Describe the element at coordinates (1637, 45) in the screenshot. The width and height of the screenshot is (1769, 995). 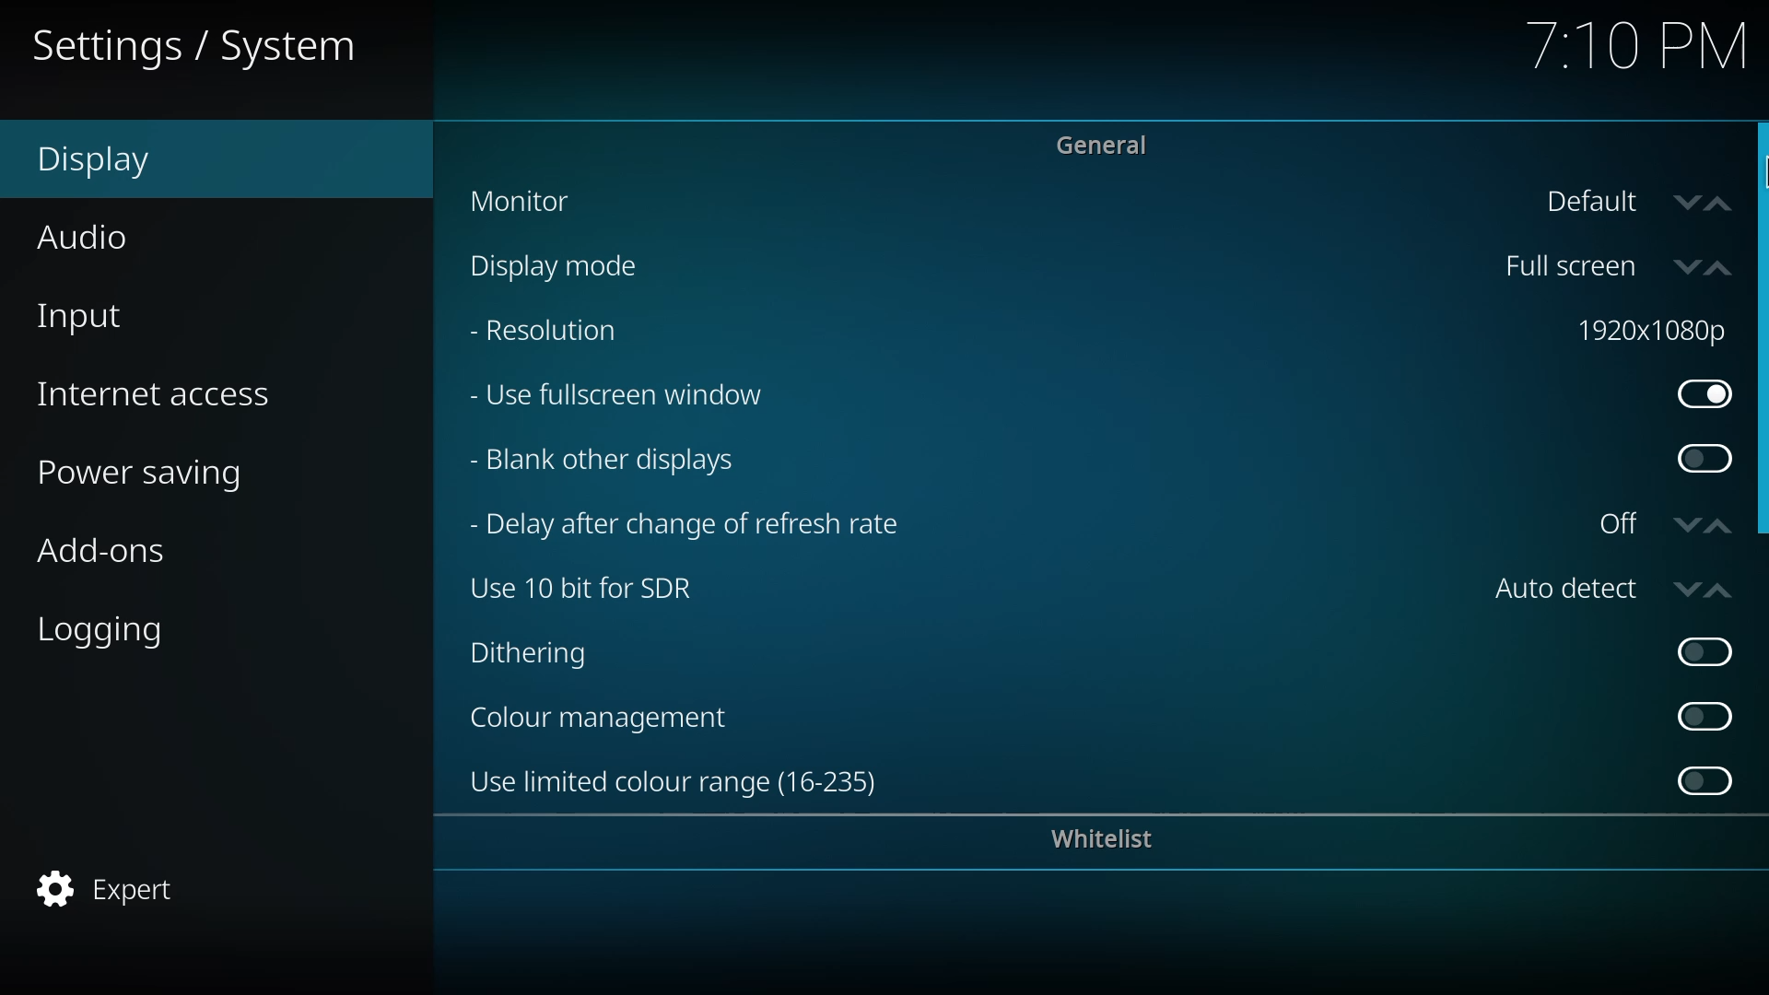
I see `time` at that location.